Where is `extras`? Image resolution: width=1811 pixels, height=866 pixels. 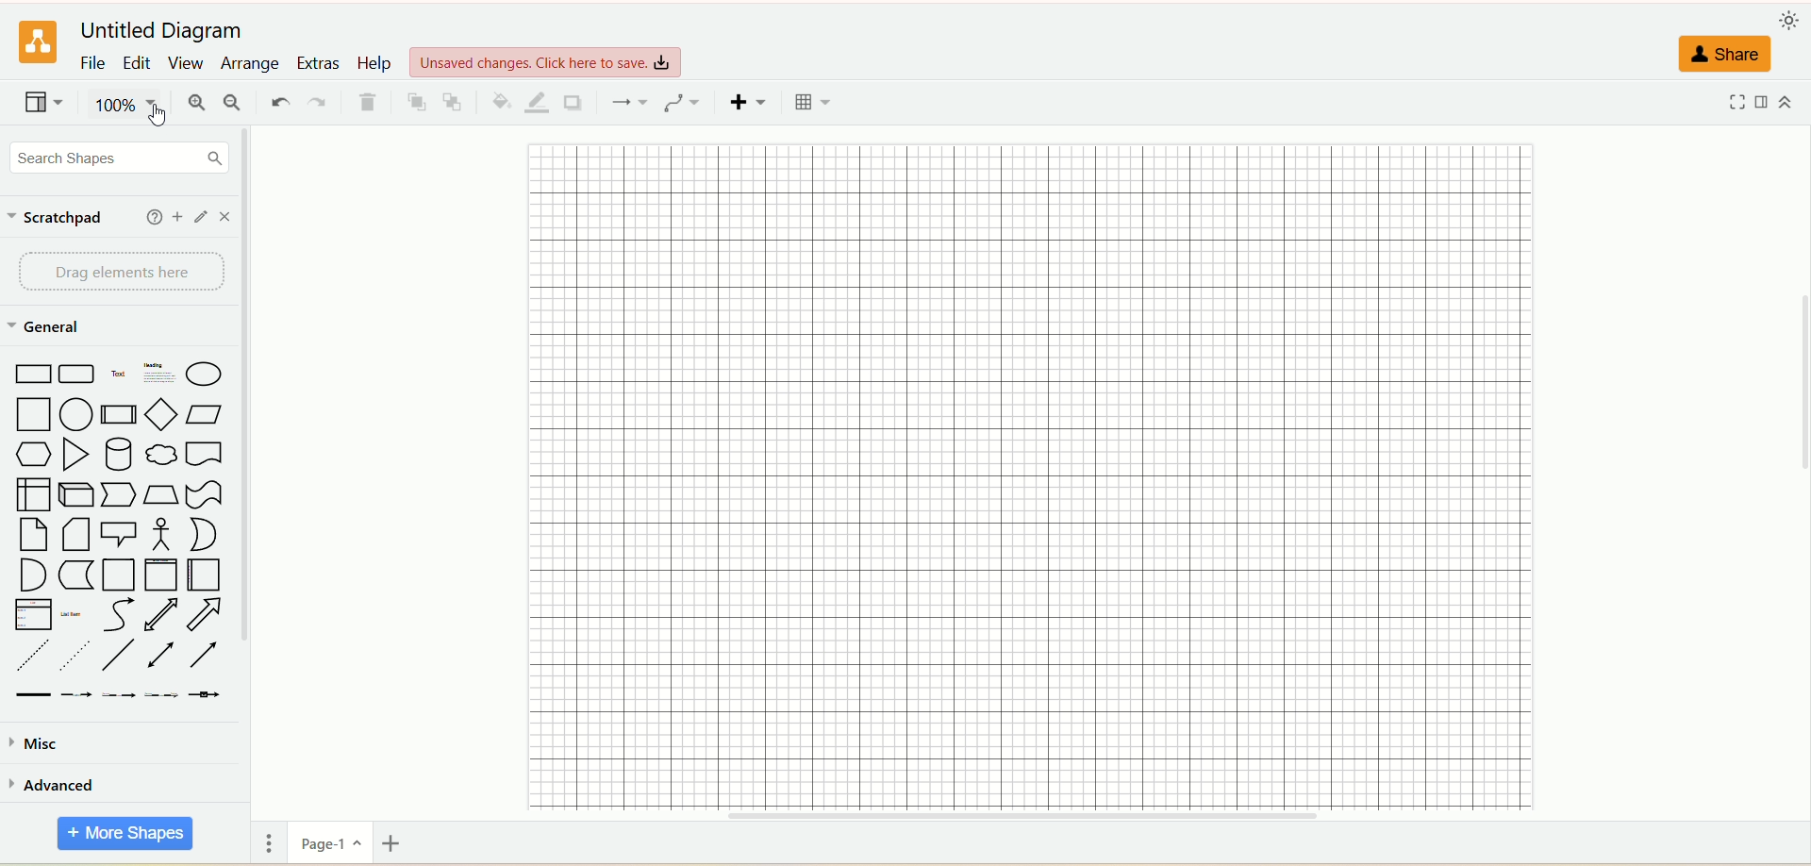
extras is located at coordinates (318, 62).